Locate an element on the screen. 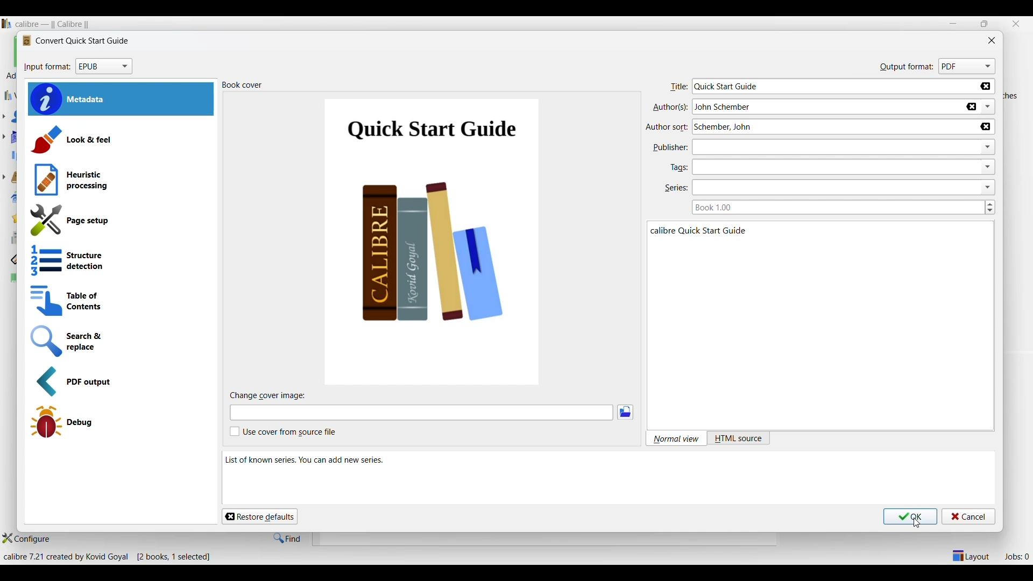  Type in cover image file is located at coordinates (421, 413).